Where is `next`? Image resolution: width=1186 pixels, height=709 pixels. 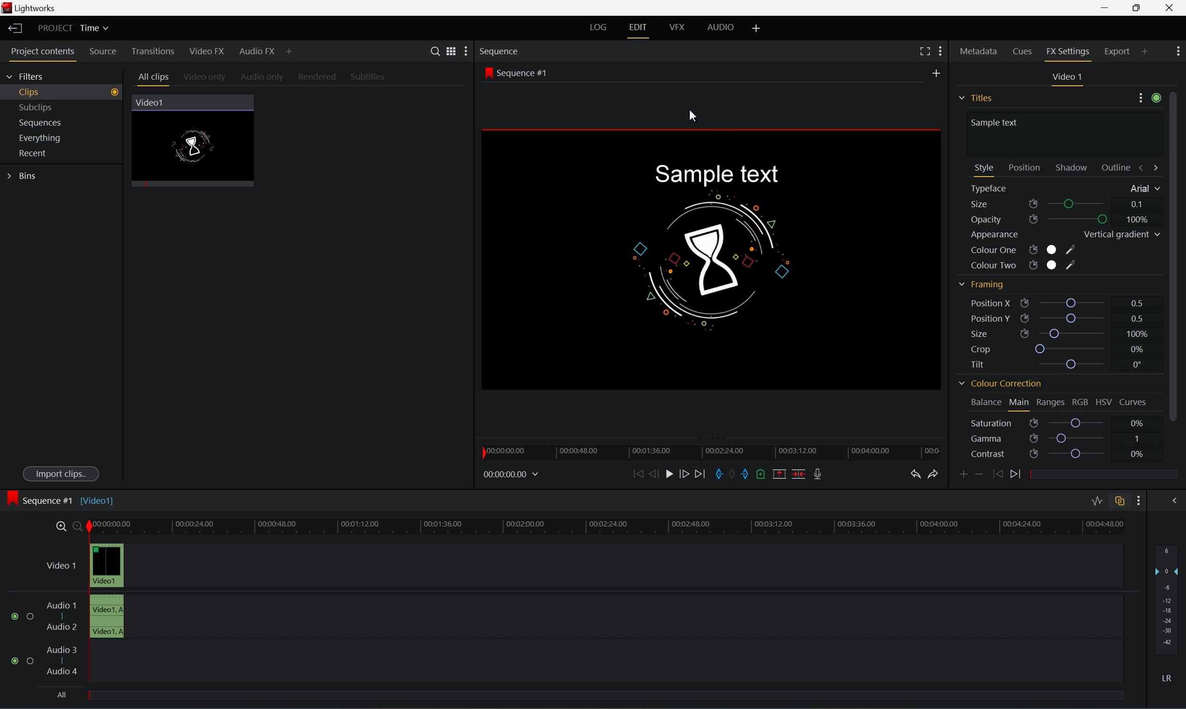 next is located at coordinates (1019, 474).